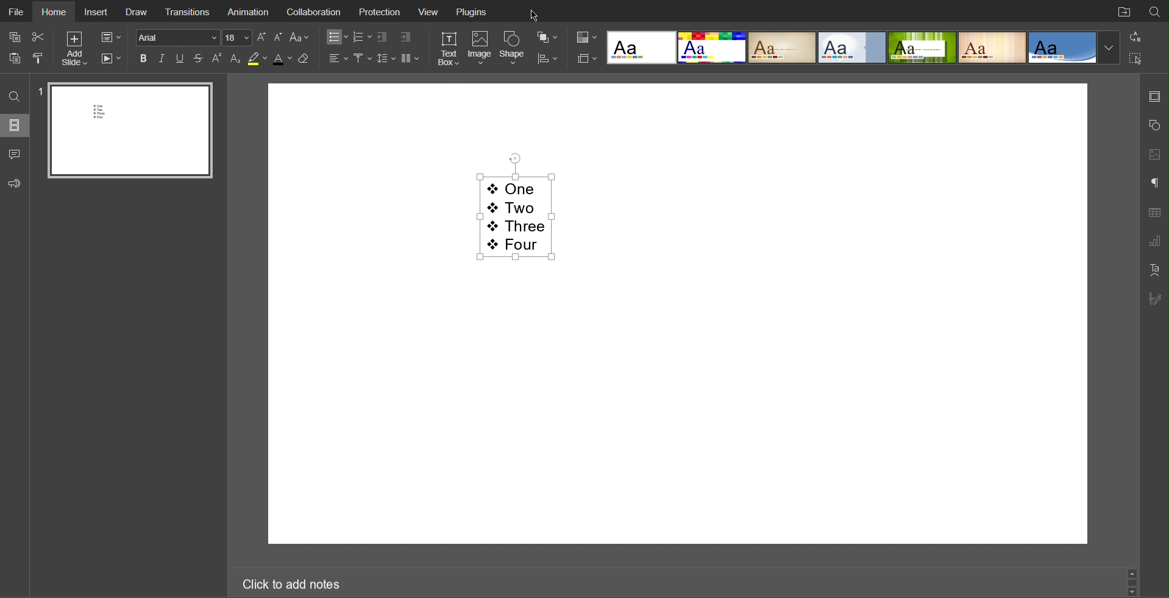 The image size is (1169, 598). What do you see at coordinates (54, 12) in the screenshot?
I see `Home` at bounding box center [54, 12].